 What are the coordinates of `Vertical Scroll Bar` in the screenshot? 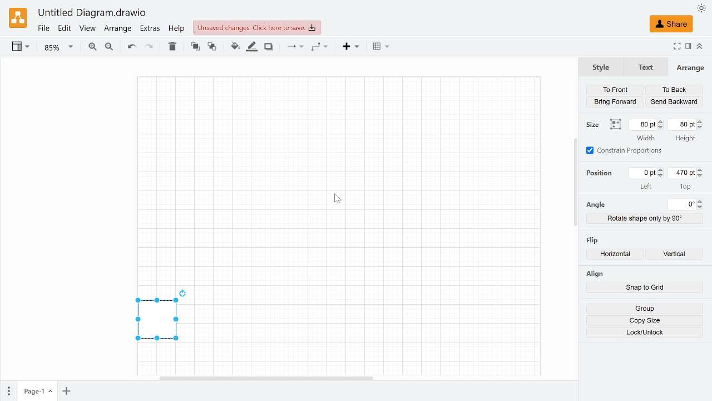 It's located at (573, 182).